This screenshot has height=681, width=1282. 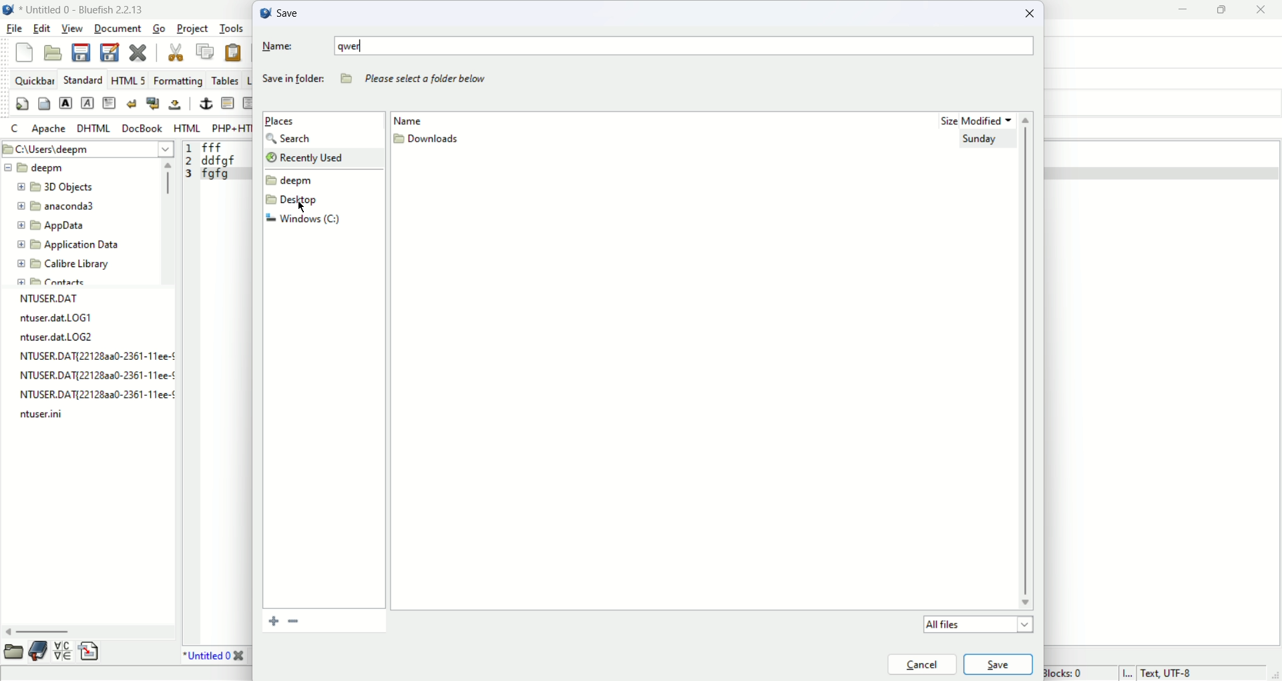 What do you see at coordinates (158, 29) in the screenshot?
I see `go` at bounding box center [158, 29].